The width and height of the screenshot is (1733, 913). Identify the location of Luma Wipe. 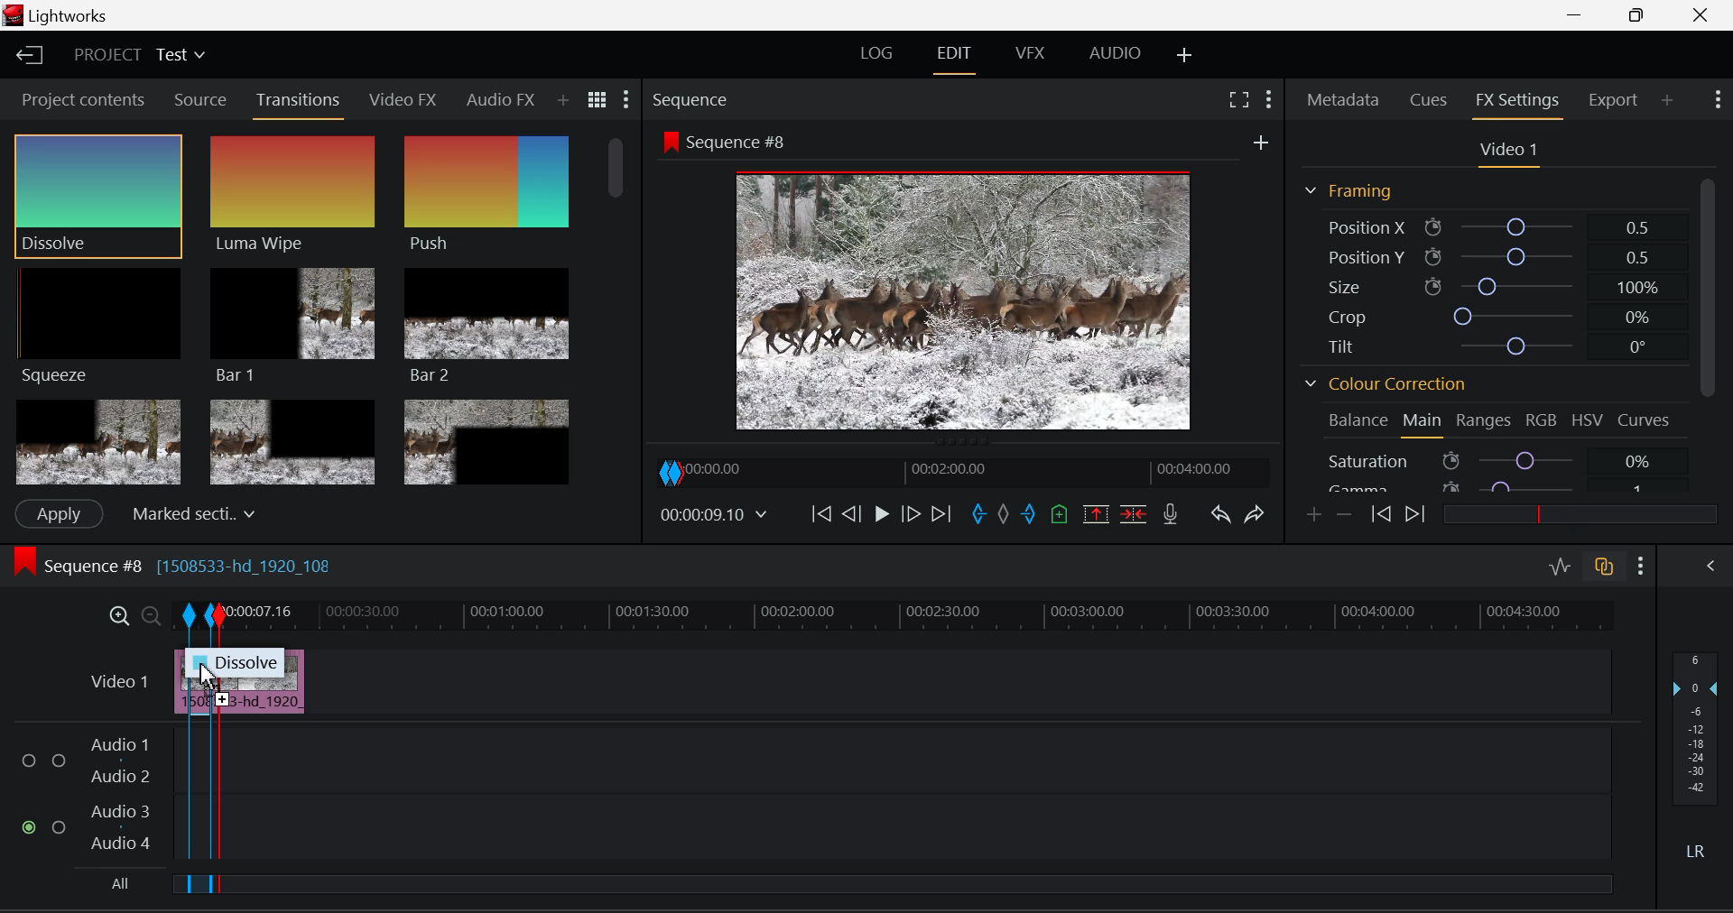
(293, 195).